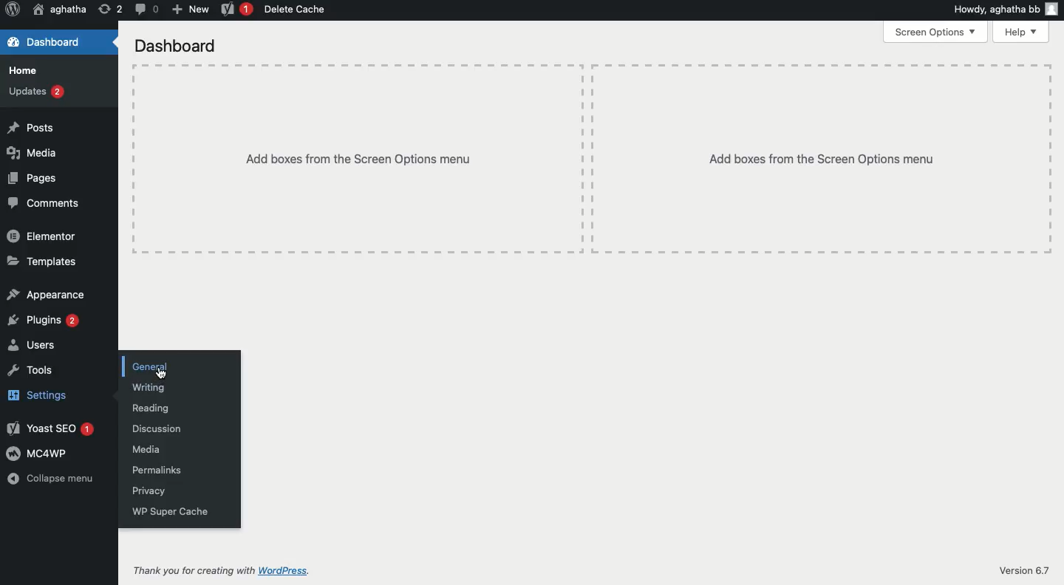 The height and width of the screenshot is (585, 1064). What do you see at coordinates (33, 154) in the screenshot?
I see `Media` at bounding box center [33, 154].